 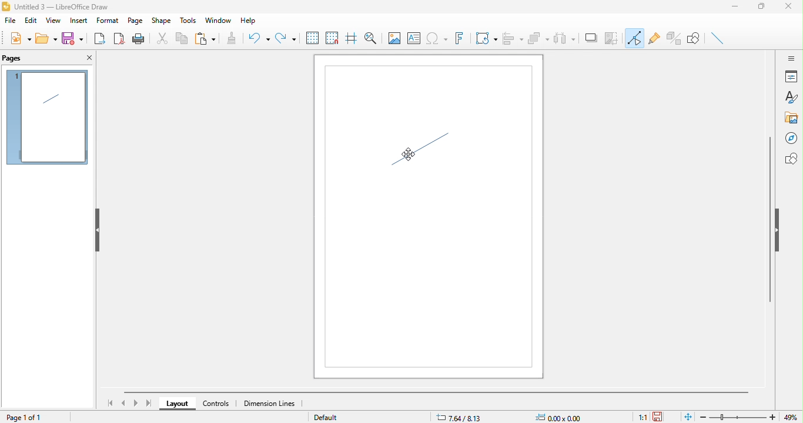 I want to click on gluepoint function, so click(x=655, y=39).